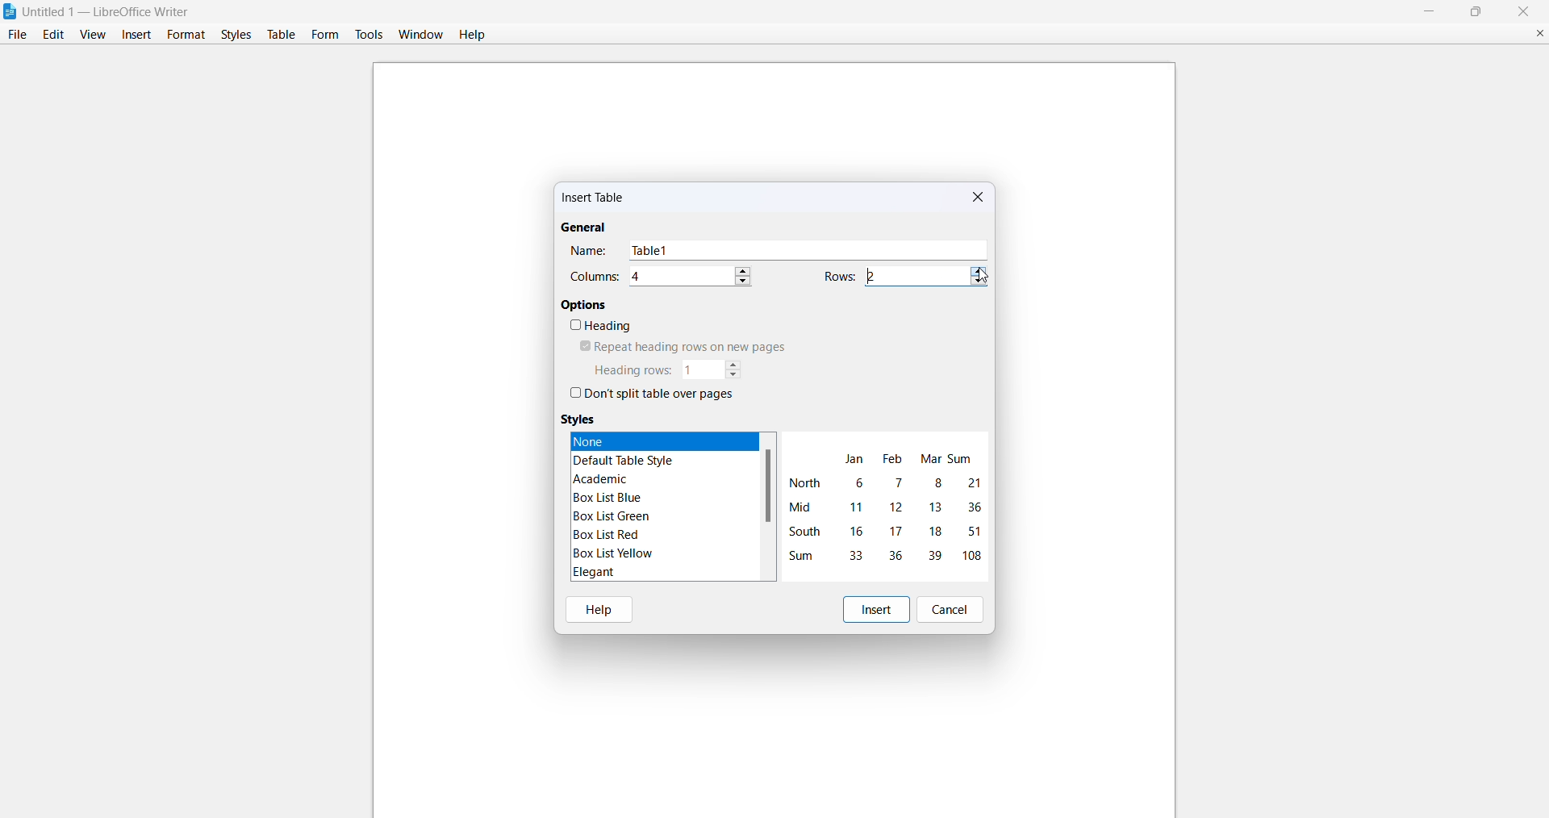 This screenshot has height=818, width=1549. Describe the element at coordinates (746, 268) in the screenshot. I see `increase column` at that location.